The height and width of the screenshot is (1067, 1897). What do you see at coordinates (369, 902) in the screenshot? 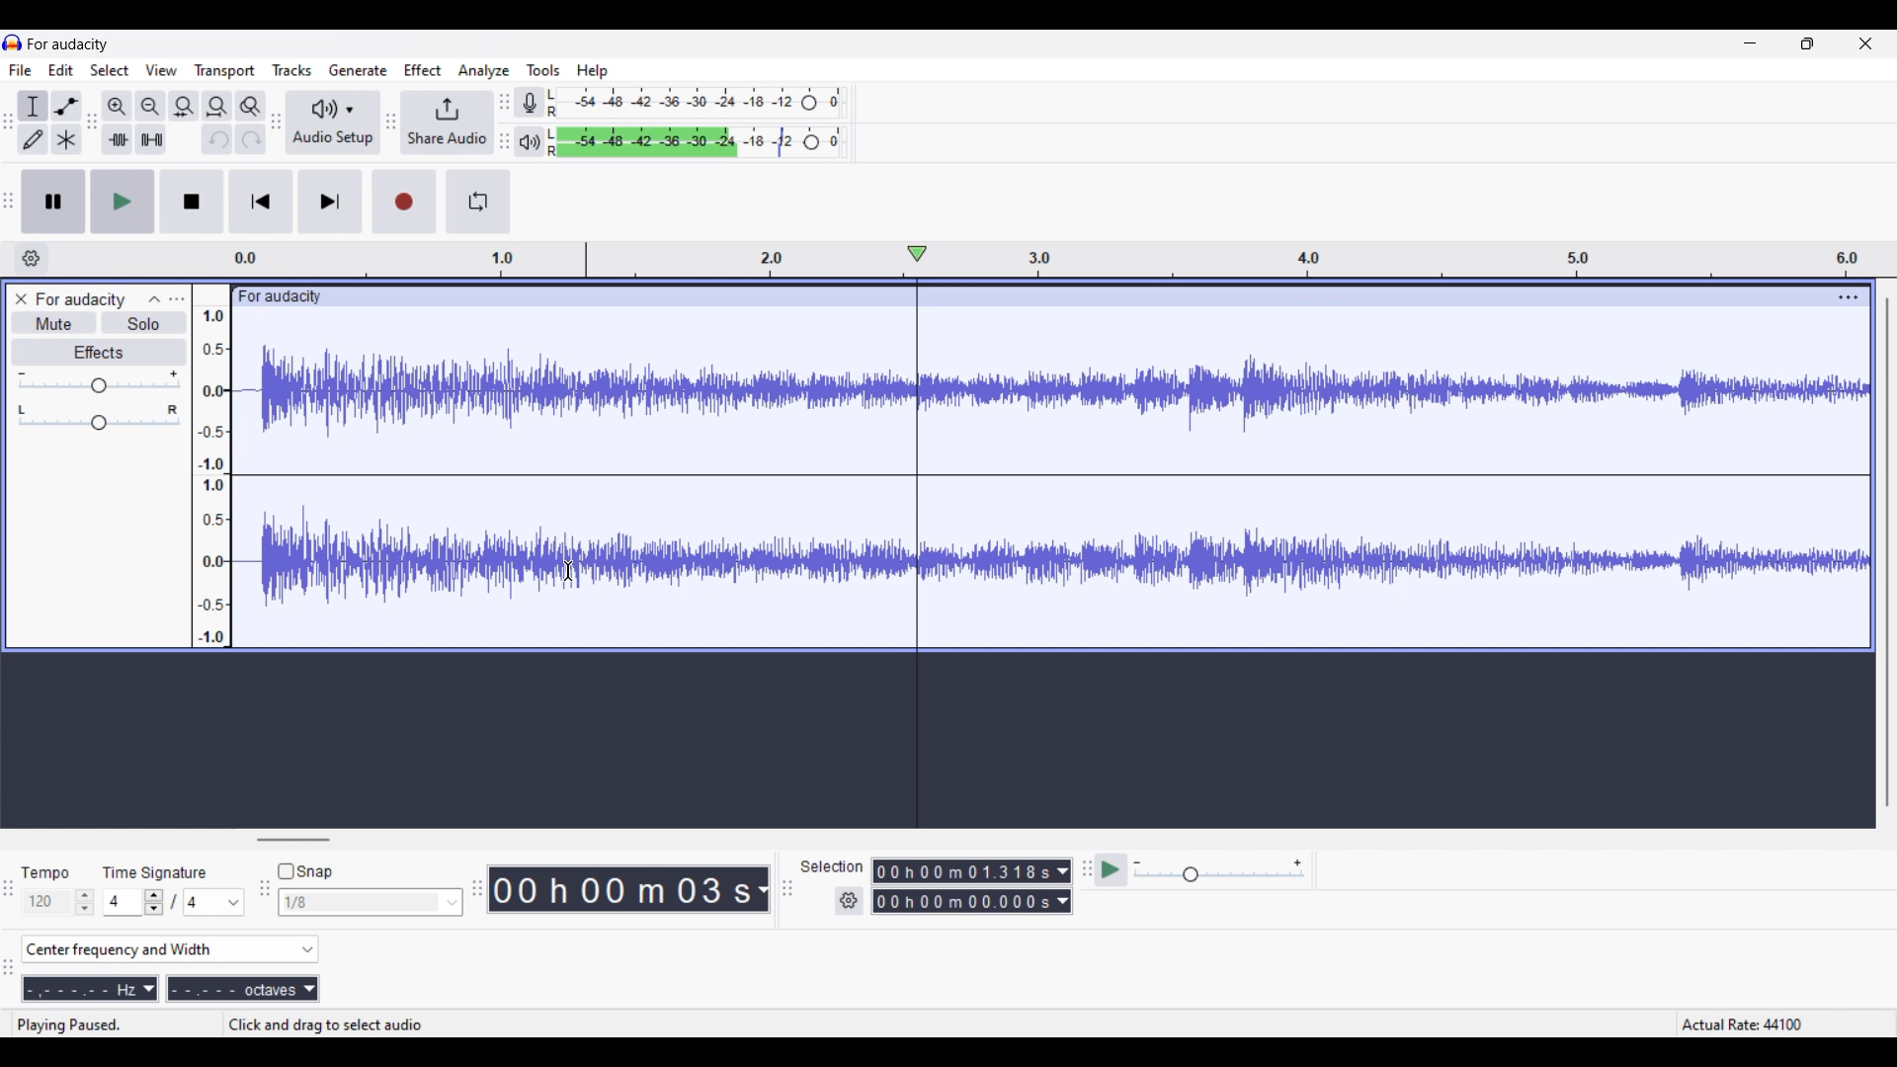
I see `Snap options` at bounding box center [369, 902].